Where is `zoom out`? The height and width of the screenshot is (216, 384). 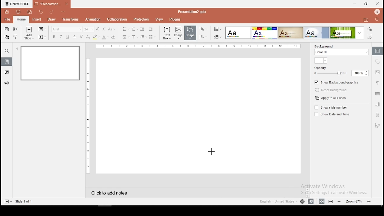 zoom out is located at coordinates (340, 201).